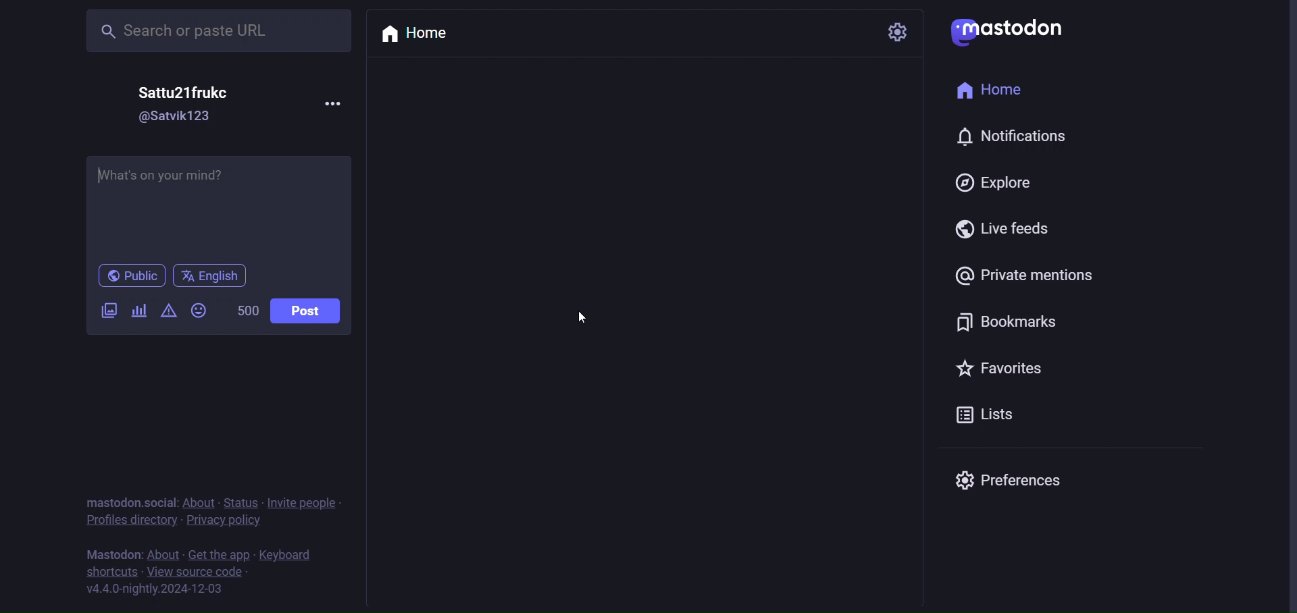 The image size is (1297, 613). I want to click on preferences, so click(1013, 478).